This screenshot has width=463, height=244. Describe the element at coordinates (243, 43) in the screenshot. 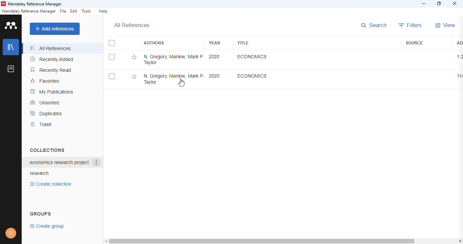

I see `title` at that location.